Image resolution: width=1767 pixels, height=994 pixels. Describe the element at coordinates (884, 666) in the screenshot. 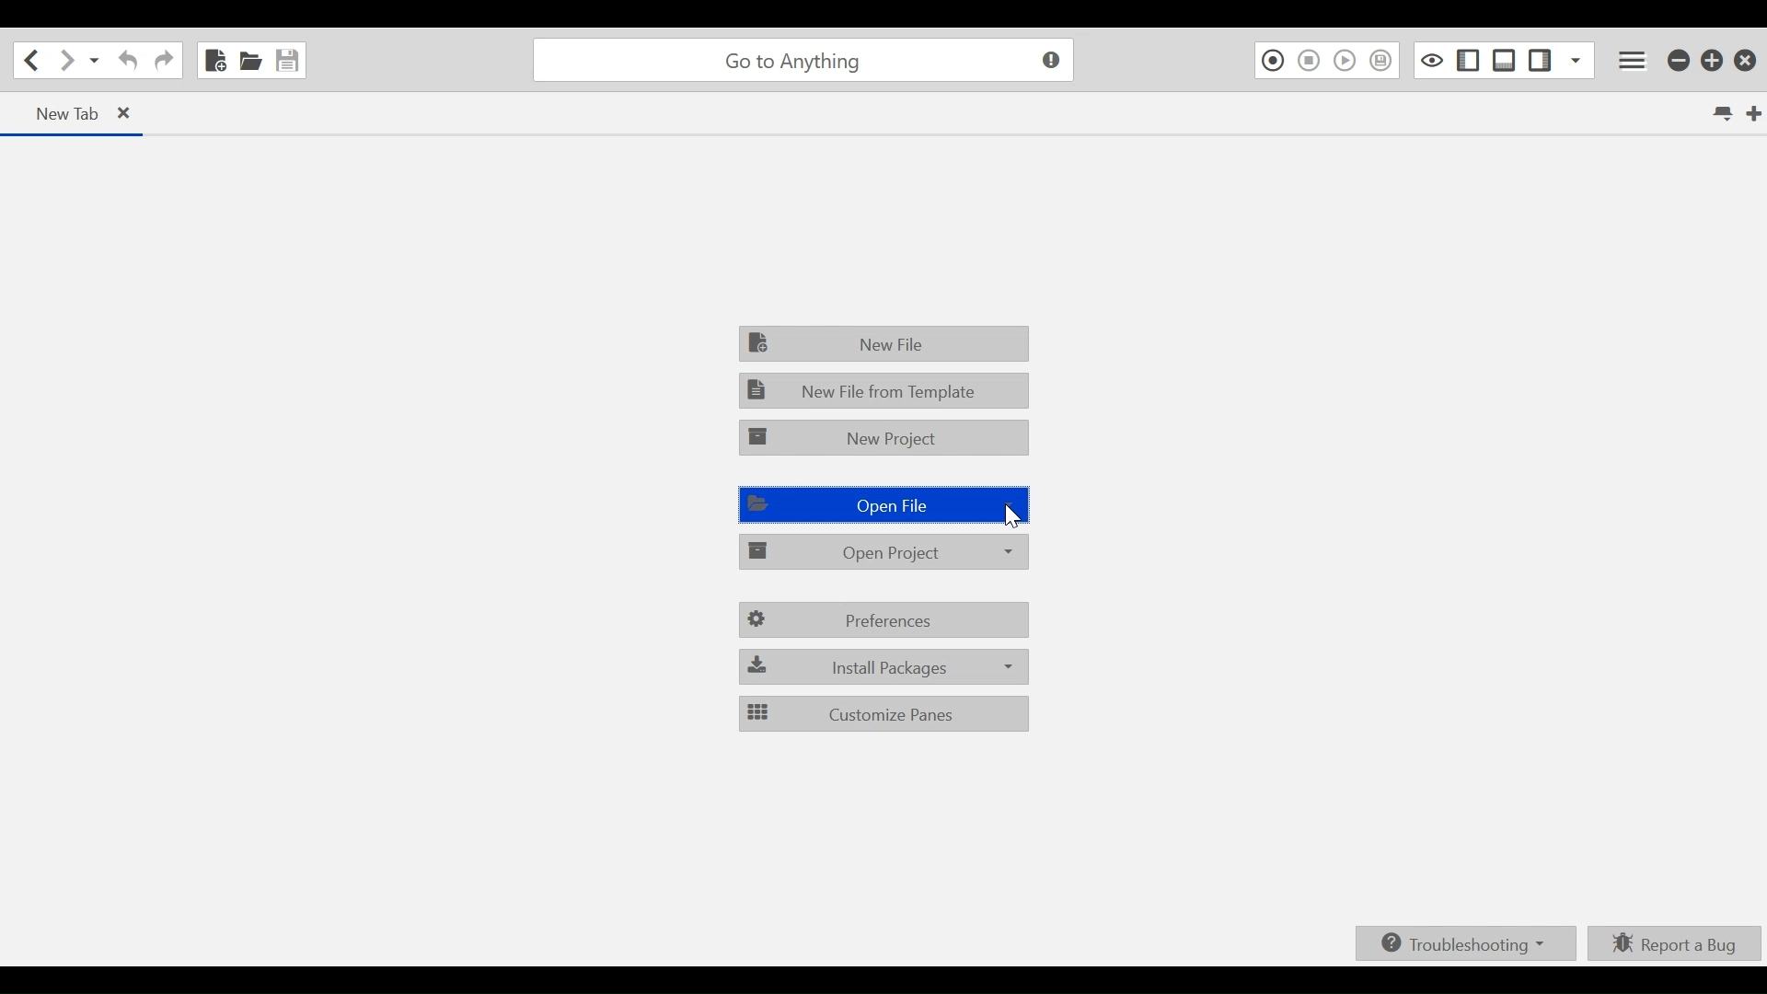

I see `Install packages` at that location.